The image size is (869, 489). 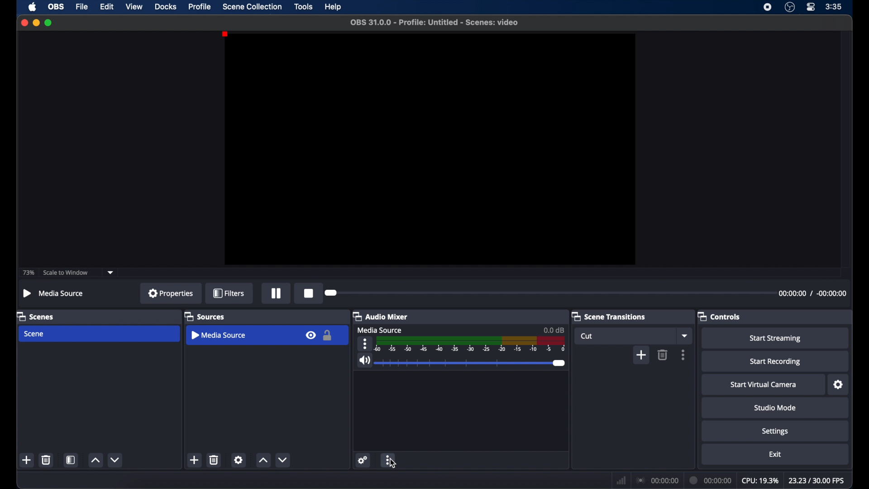 I want to click on add, so click(x=195, y=460).